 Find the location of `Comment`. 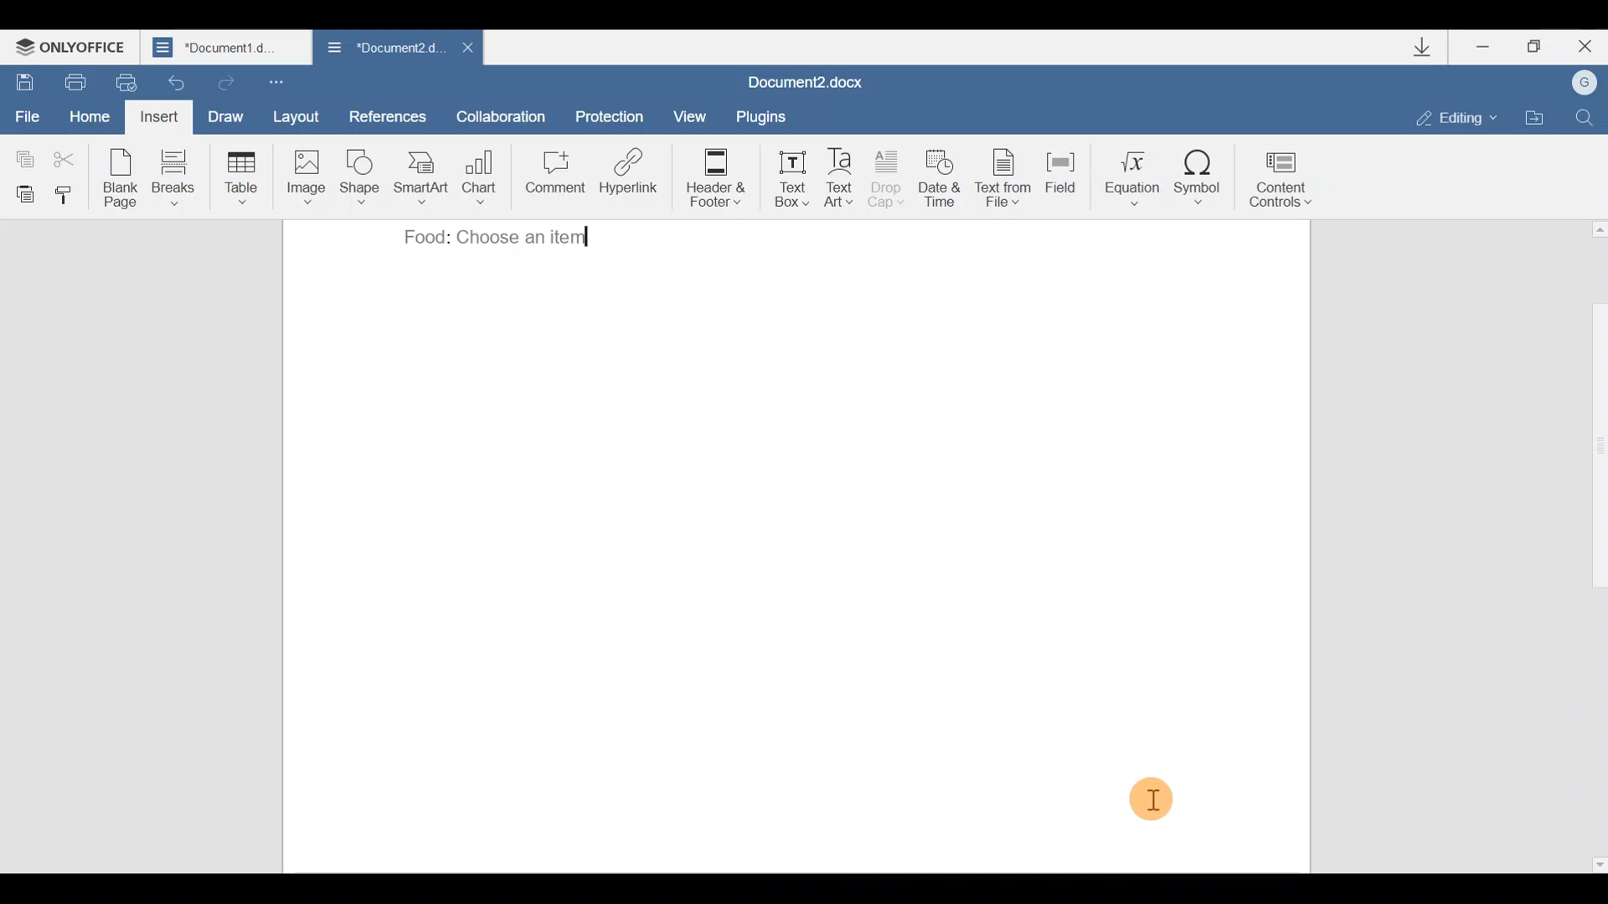

Comment is located at coordinates (552, 176).